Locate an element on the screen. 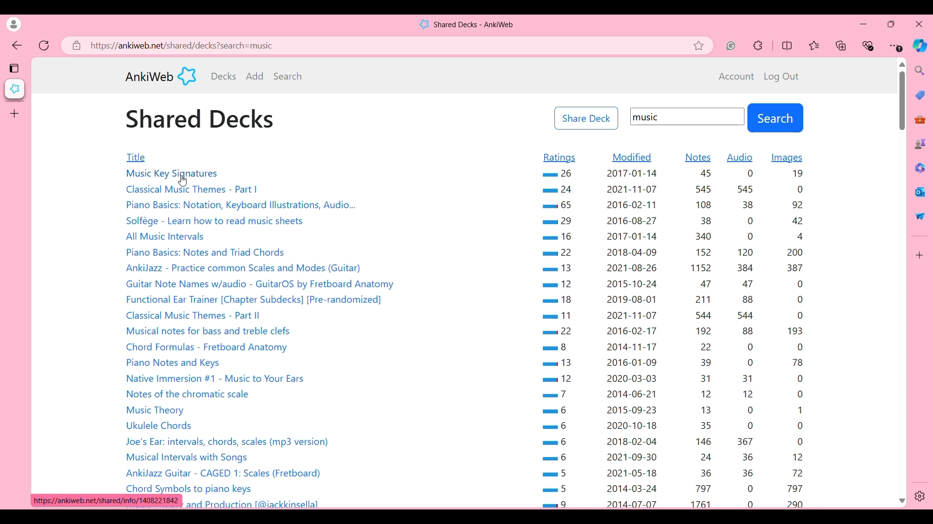 The image size is (933, 524). Browser essentials is located at coordinates (869, 46).